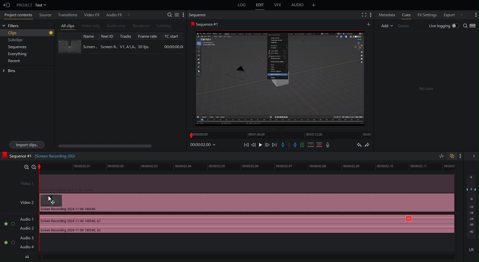  I want to click on Add, so click(385, 25).